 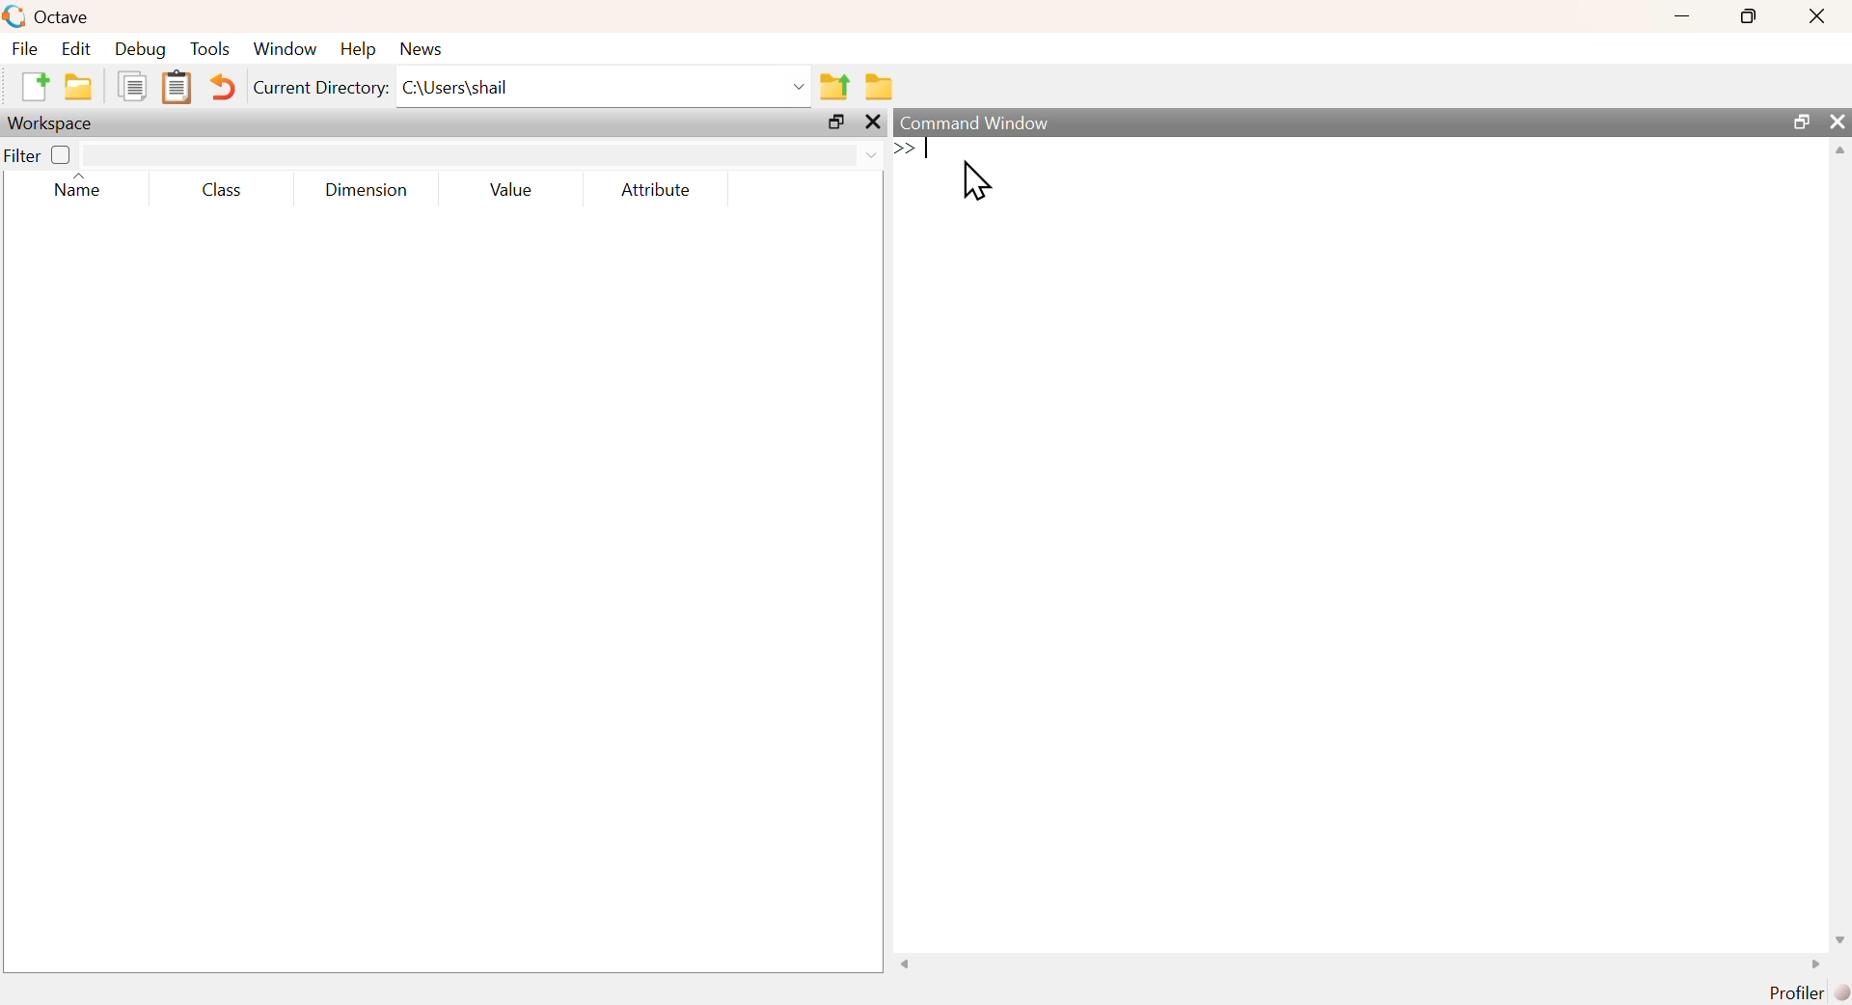 I want to click on Expand, so click(x=905, y=149).